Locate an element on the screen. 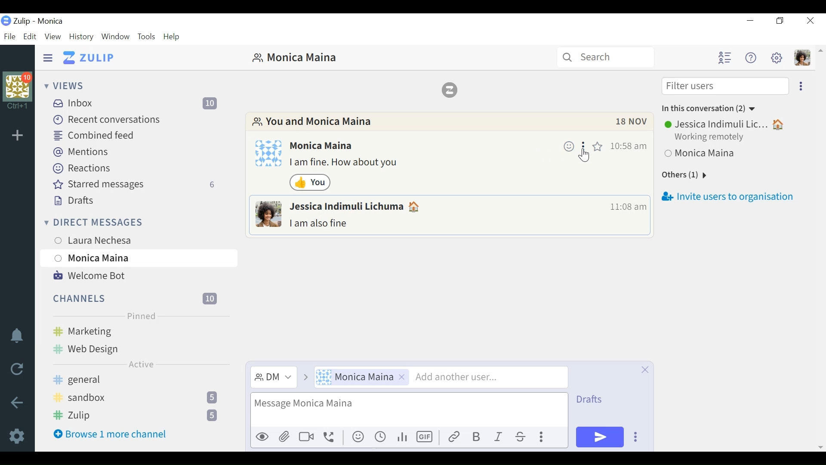 The height and width of the screenshot is (465, 826). general is located at coordinates (136, 381).